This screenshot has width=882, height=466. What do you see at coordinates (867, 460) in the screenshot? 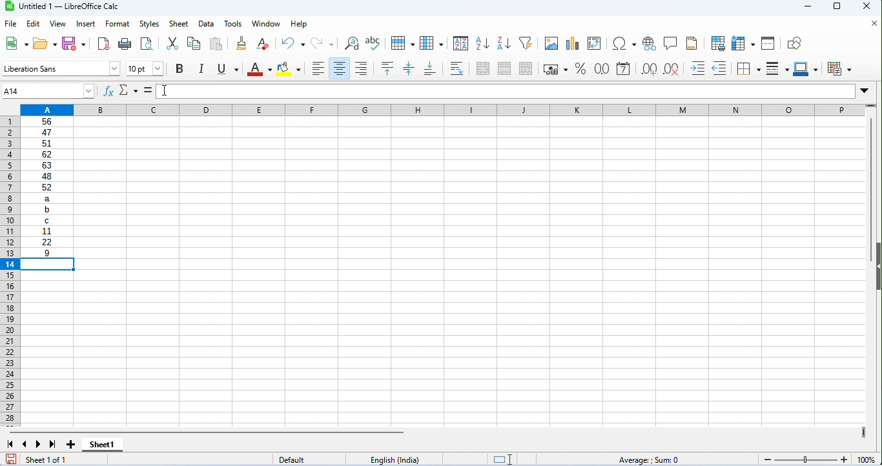
I see `100%` at bounding box center [867, 460].